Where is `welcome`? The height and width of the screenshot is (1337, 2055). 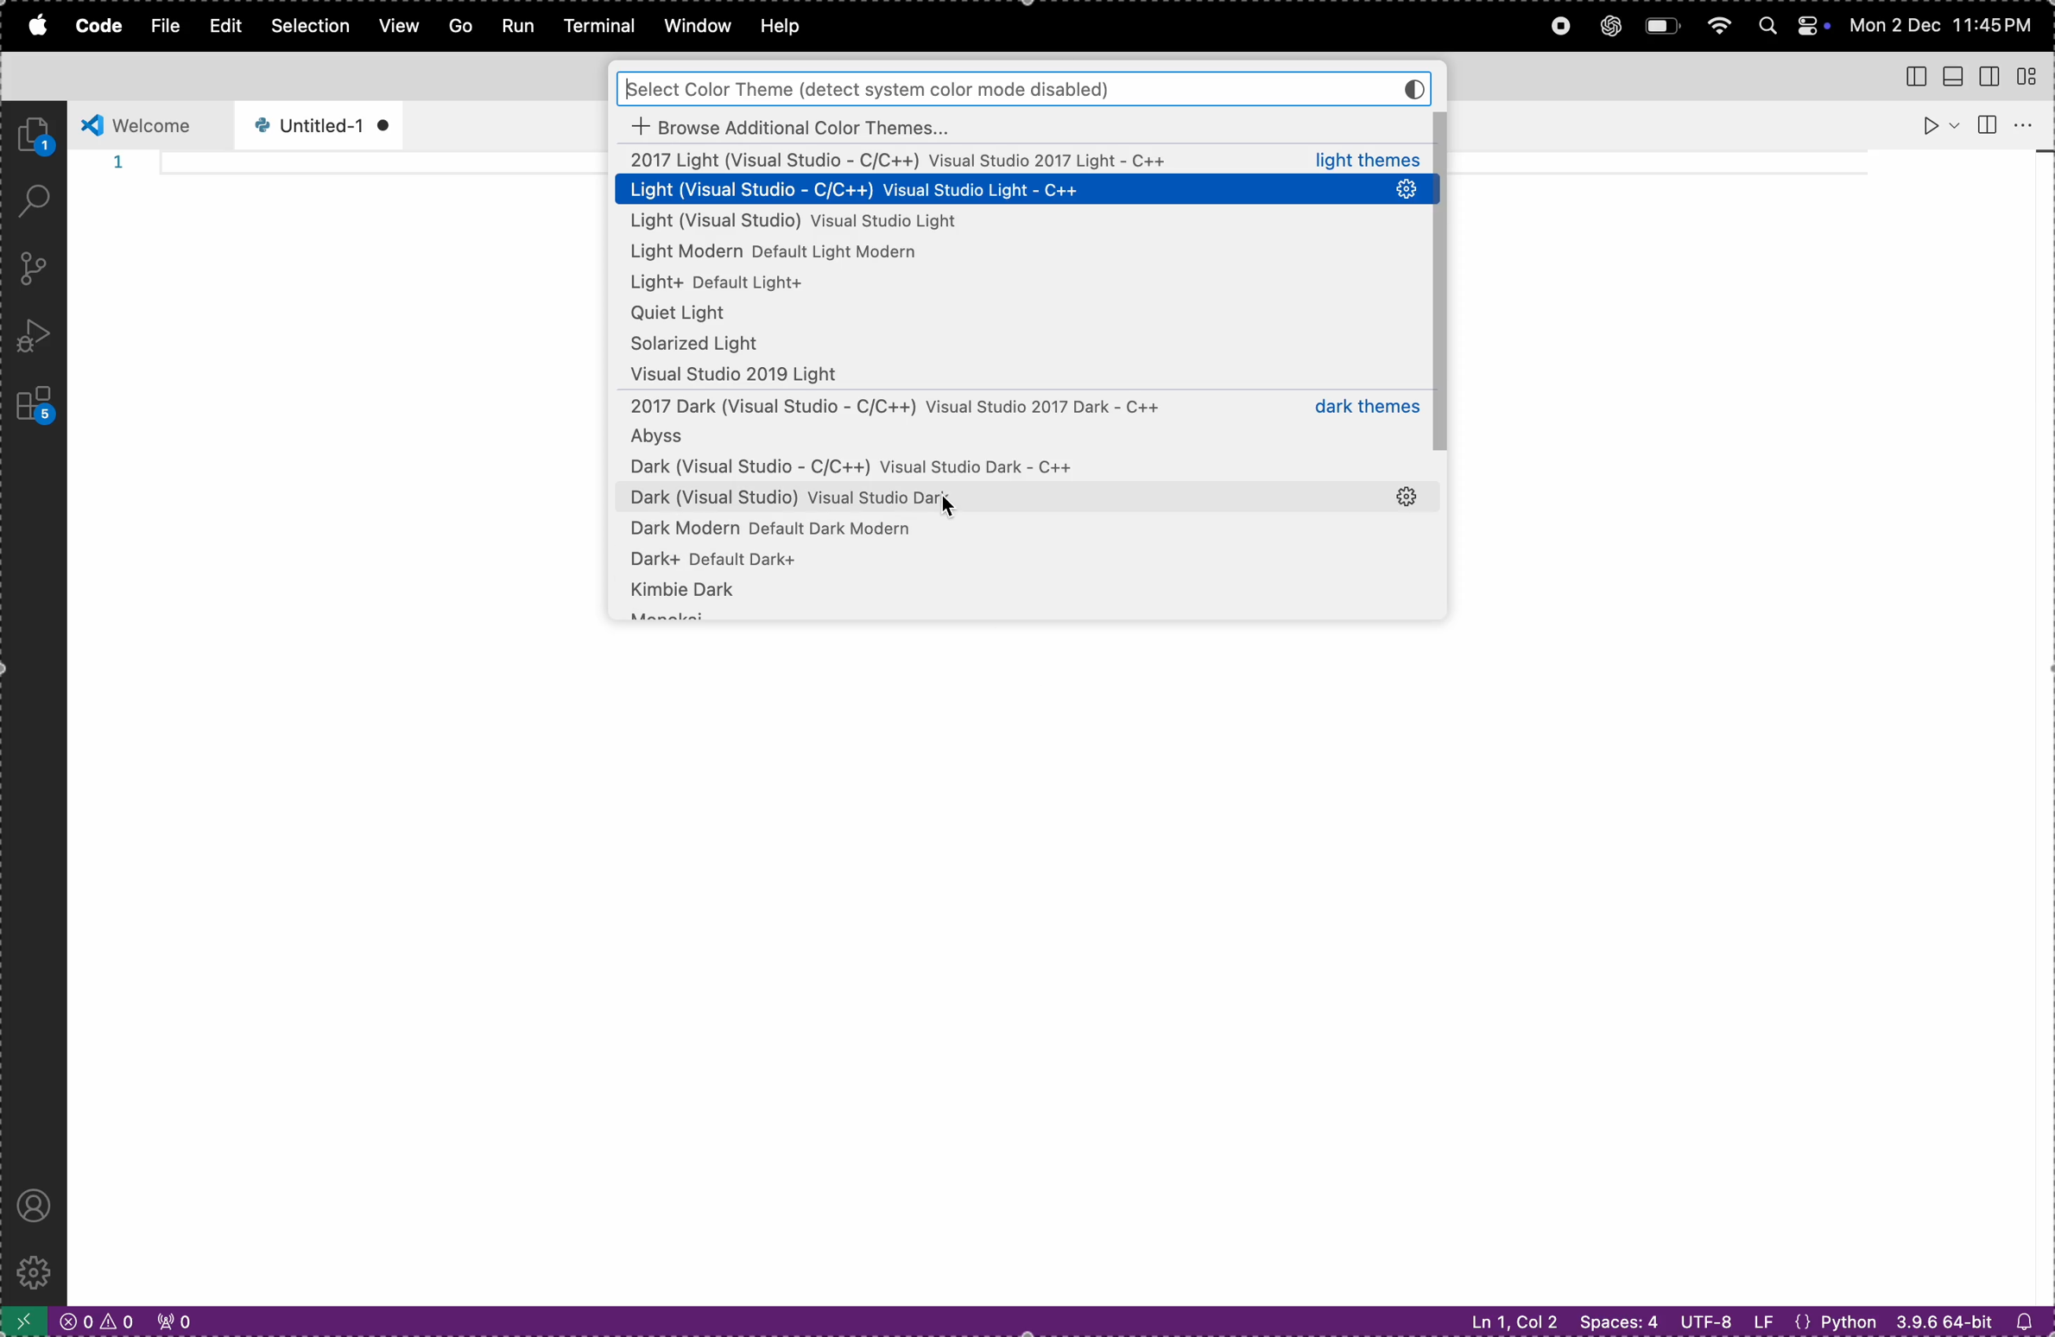 welcome is located at coordinates (149, 123).